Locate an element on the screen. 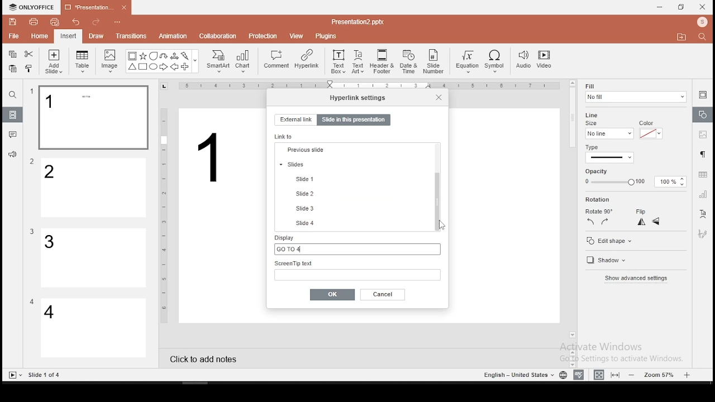 The image size is (715, 402). shadow is located at coordinates (604, 261).